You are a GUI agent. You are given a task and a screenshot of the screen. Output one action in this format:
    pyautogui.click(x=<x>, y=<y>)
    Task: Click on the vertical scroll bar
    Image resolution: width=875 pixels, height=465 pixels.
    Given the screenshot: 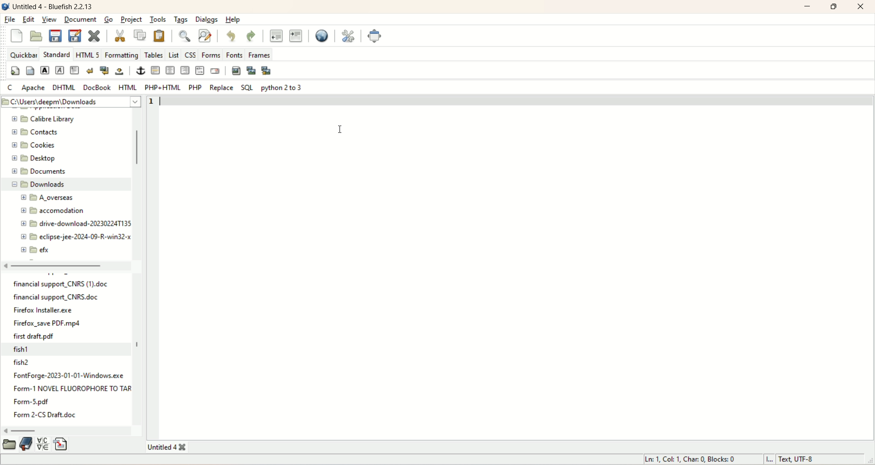 What is the action you would take?
    pyautogui.click(x=134, y=185)
    